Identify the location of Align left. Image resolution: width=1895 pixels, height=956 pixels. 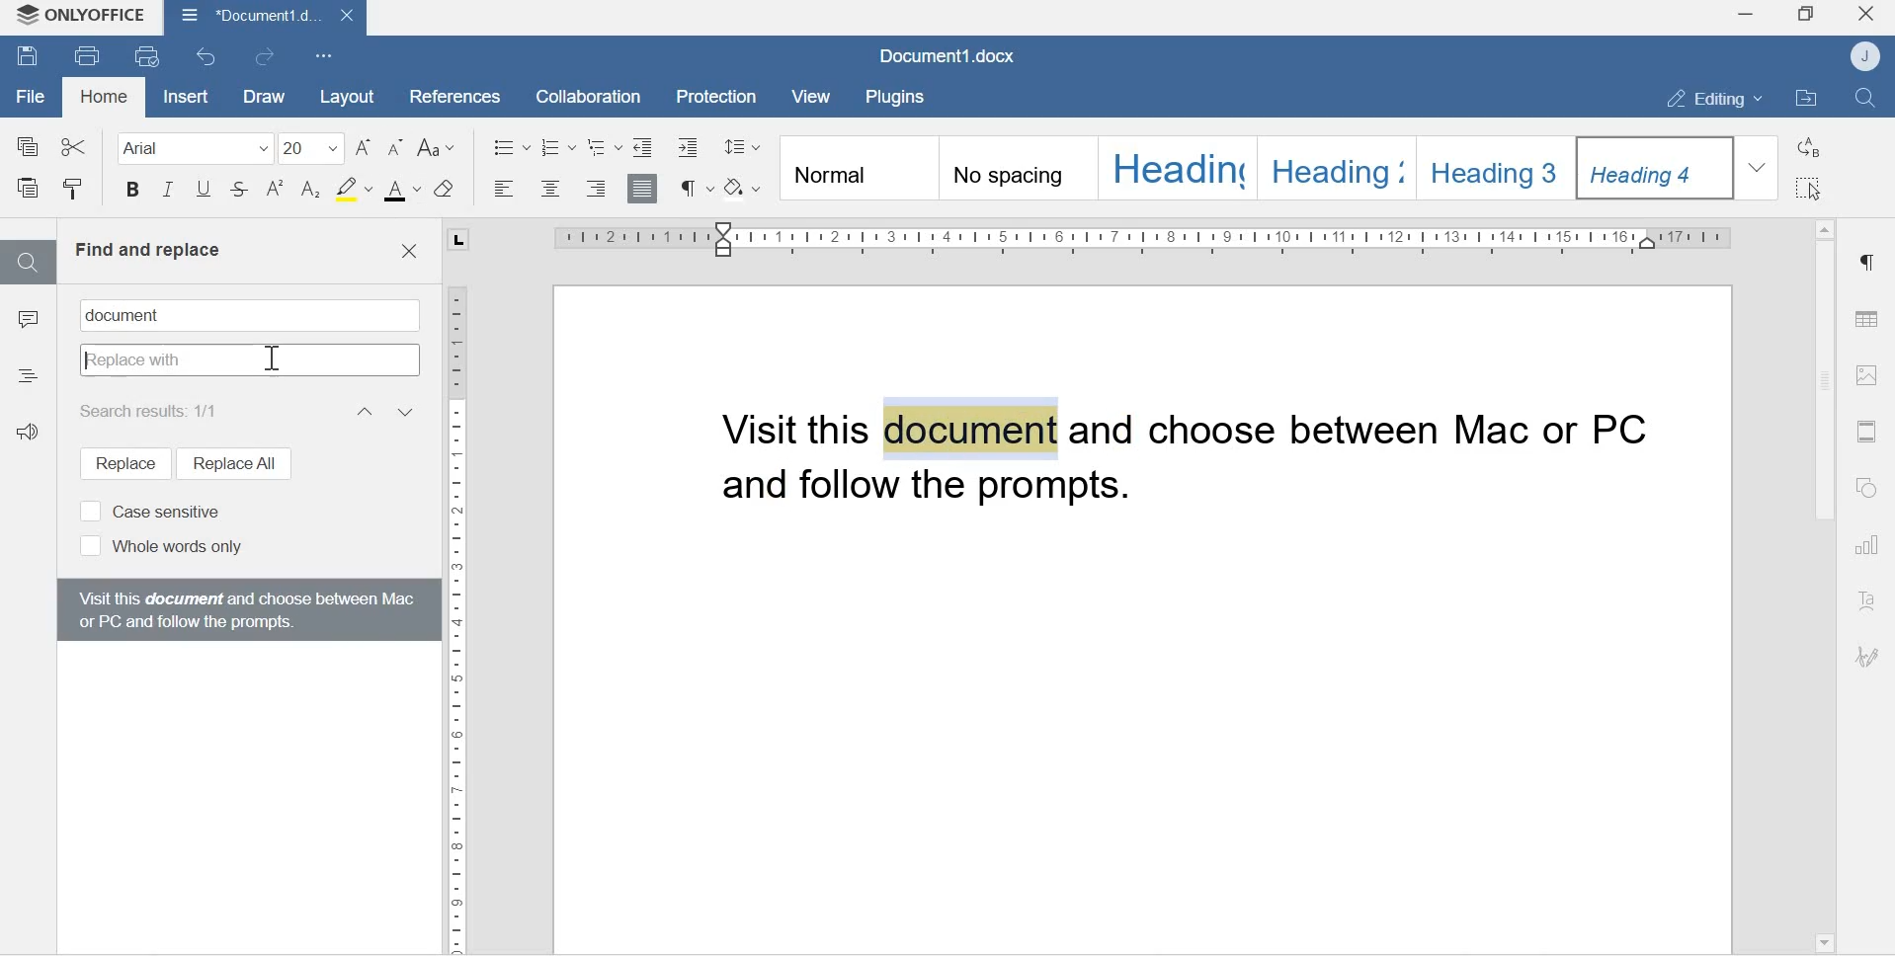
(505, 190).